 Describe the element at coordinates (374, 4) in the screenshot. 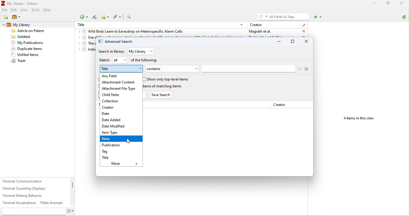

I see `minimize` at that location.